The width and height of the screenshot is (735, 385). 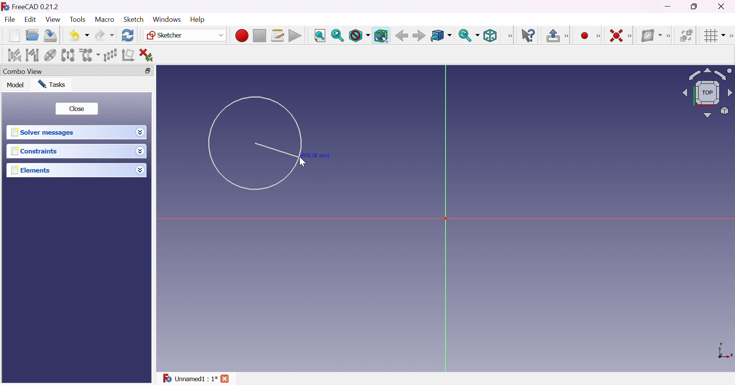 I want to click on Cursor, so click(x=305, y=163).